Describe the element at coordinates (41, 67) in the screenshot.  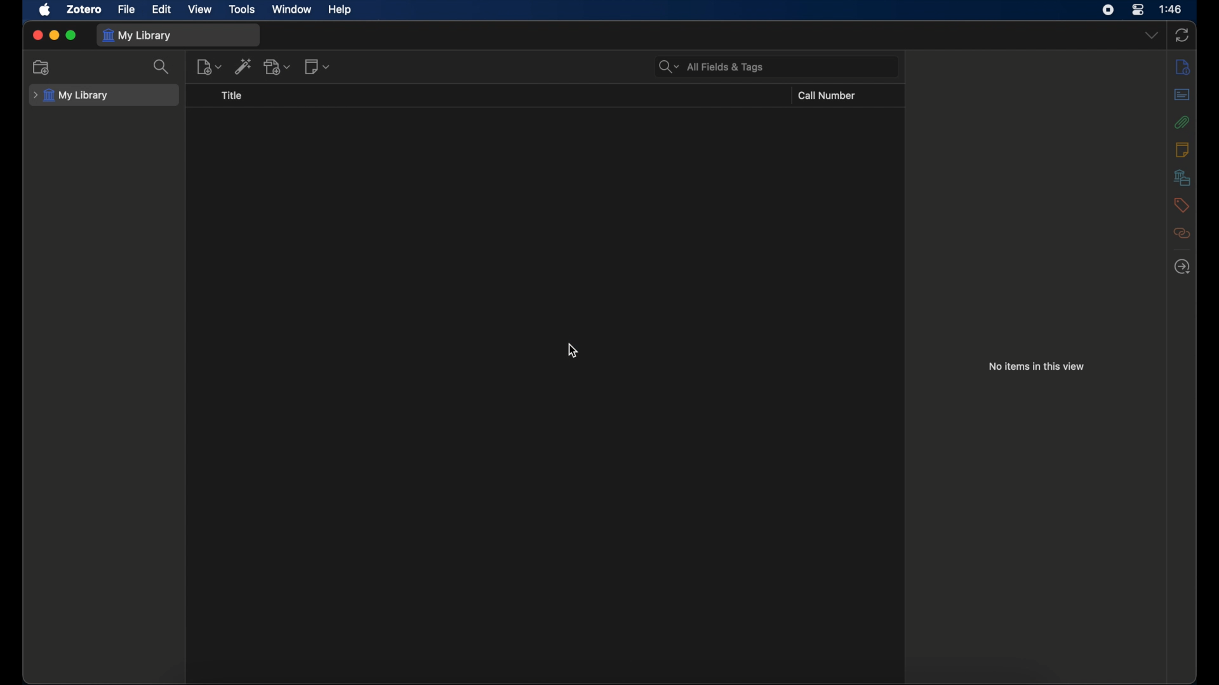
I see `new collection` at that location.